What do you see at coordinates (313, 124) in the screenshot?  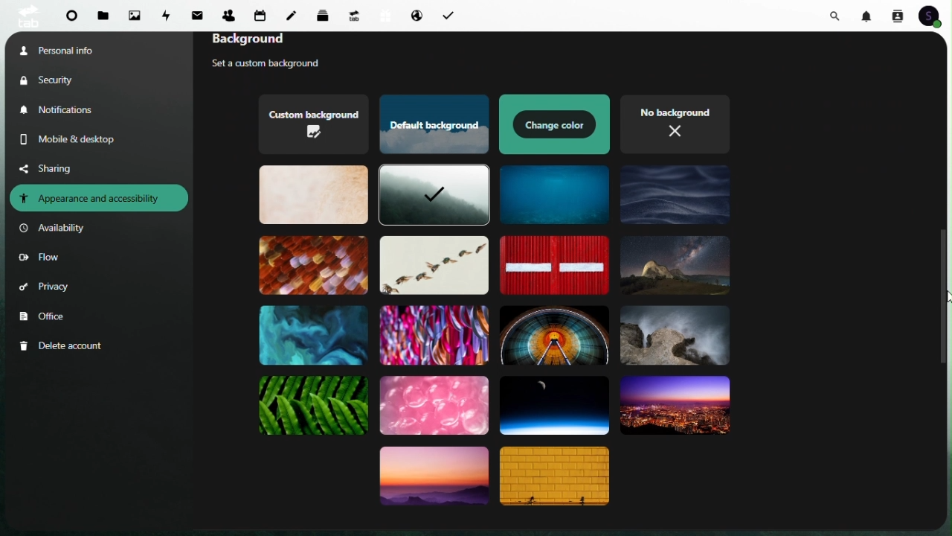 I see `Themes` at bounding box center [313, 124].